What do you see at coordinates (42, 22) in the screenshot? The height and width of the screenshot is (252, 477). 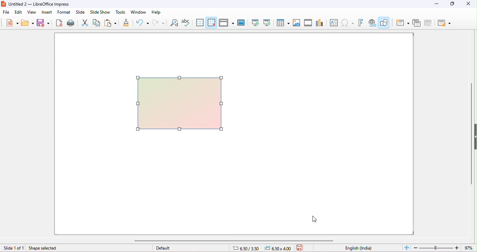 I see `save` at bounding box center [42, 22].